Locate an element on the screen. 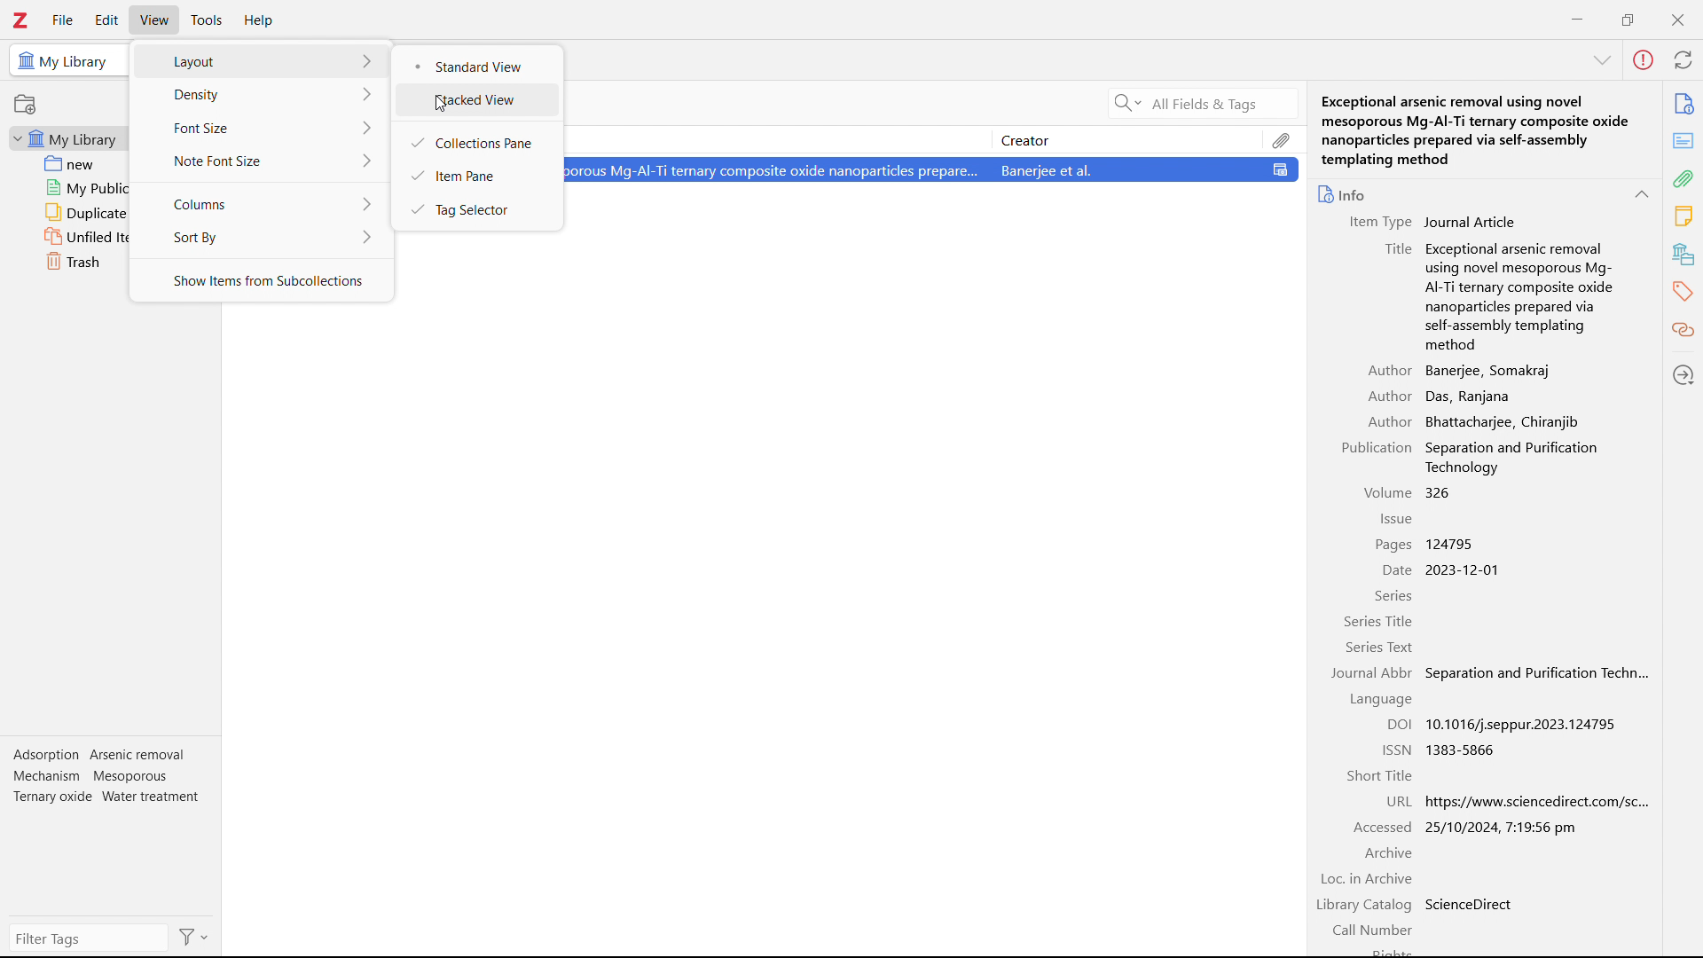 This screenshot has width=1703, height=958. Volume is located at coordinates (1388, 492).